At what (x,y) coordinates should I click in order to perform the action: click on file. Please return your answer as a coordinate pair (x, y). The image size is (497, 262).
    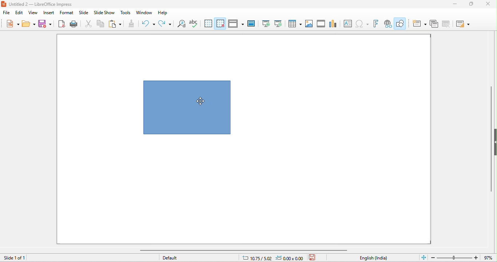
    Looking at the image, I should click on (6, 13).